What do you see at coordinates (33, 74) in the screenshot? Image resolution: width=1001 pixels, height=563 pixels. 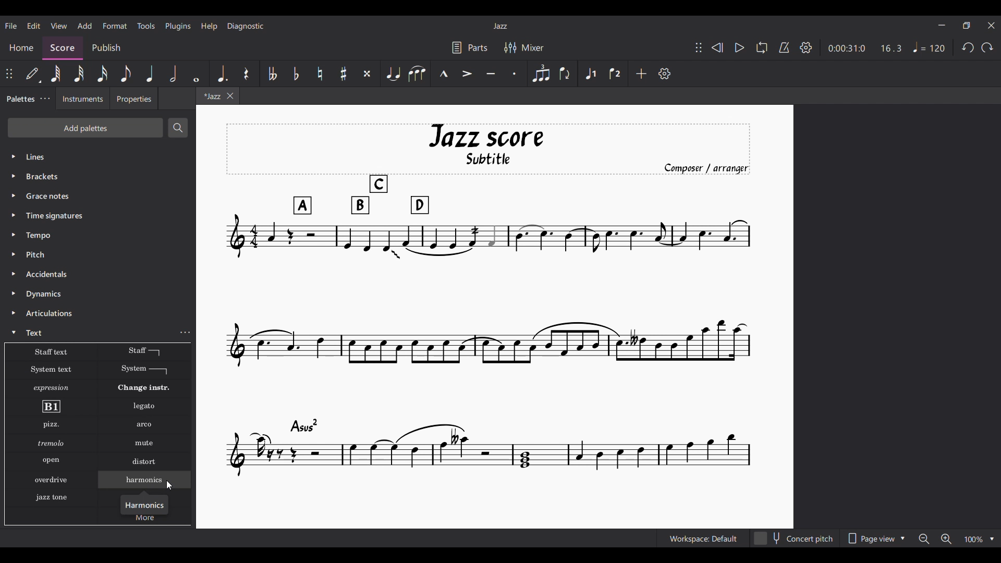 I see `Default` at bounding box center [33, 74].